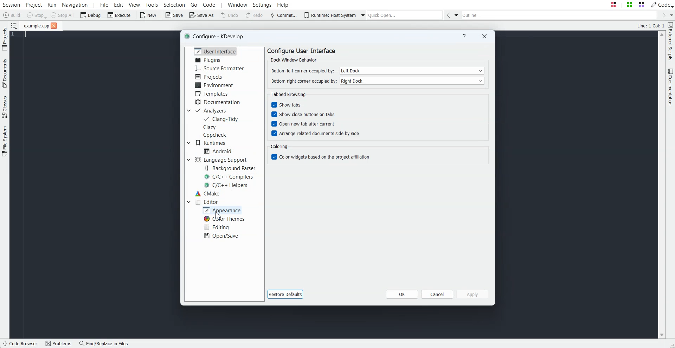 This screenshot has height=348, width=675. What do you see at coordinates (23, 35) in the screenshot?
I see `Text Cursor` at bounding box center [23, 35].